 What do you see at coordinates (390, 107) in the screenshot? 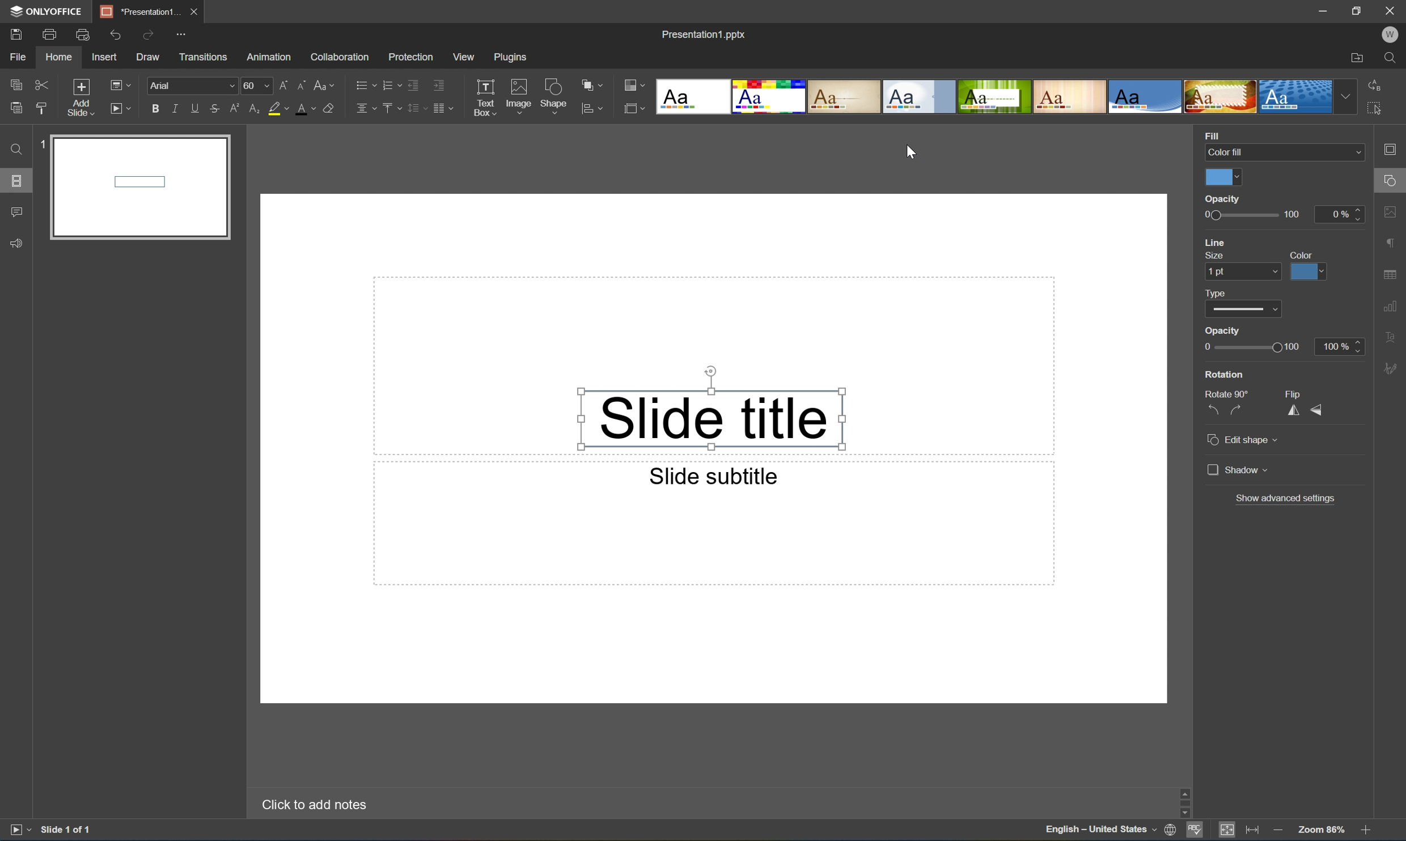
I see `Vertically align` at bounding box center [390, 107].